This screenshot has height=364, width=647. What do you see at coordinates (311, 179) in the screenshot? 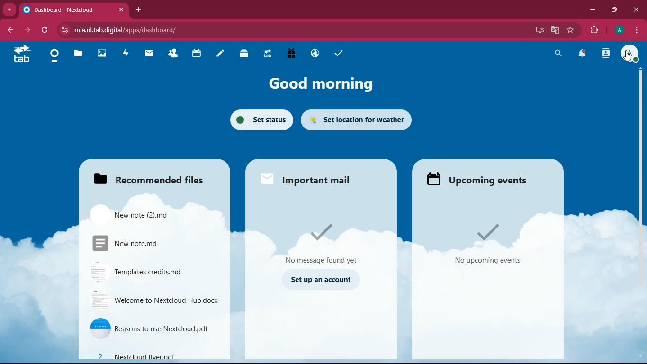
I see `mail` at bounding box center [311, 179].